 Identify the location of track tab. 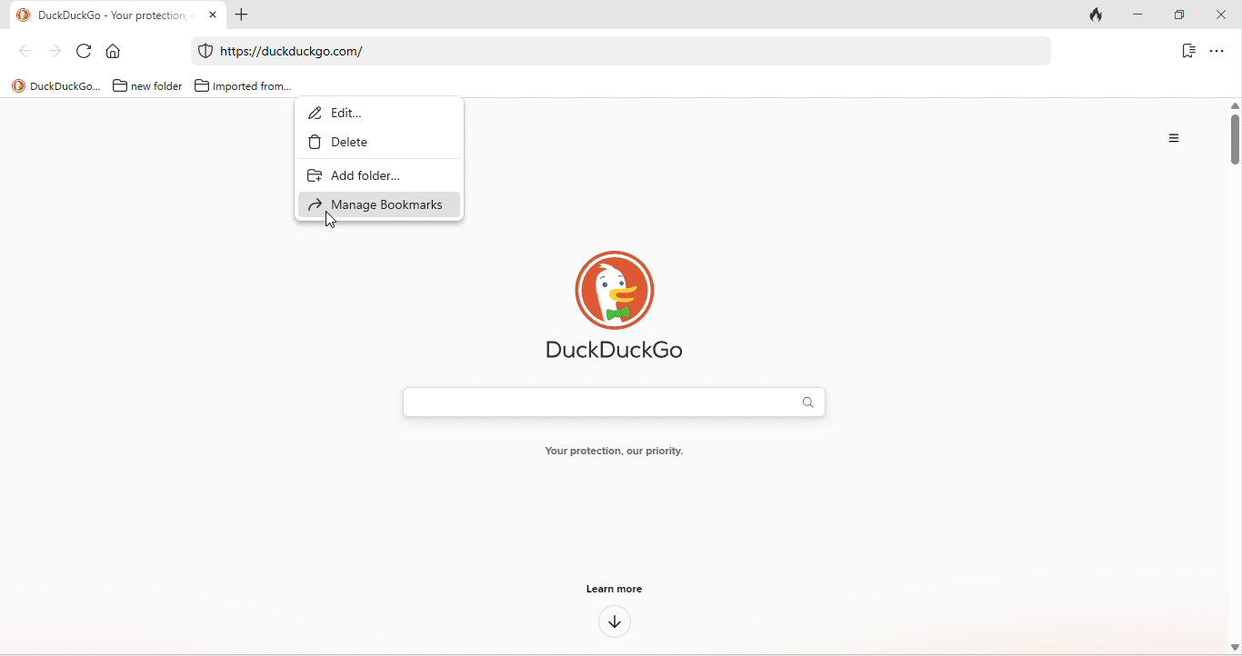
(1101, 14).